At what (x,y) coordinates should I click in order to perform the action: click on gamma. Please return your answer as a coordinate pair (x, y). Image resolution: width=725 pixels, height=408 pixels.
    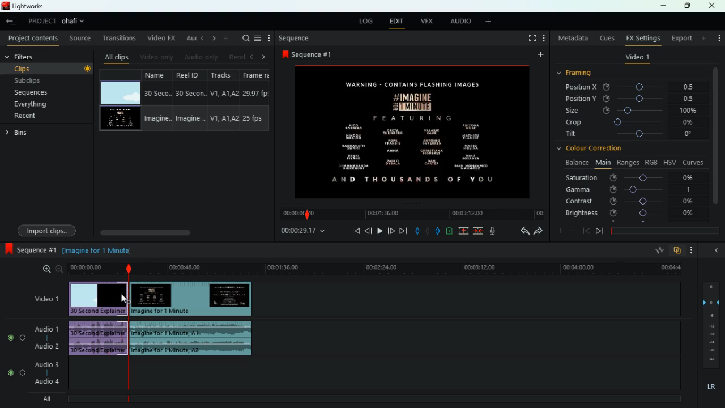
    Looking at the image, I should click on (629, 189).